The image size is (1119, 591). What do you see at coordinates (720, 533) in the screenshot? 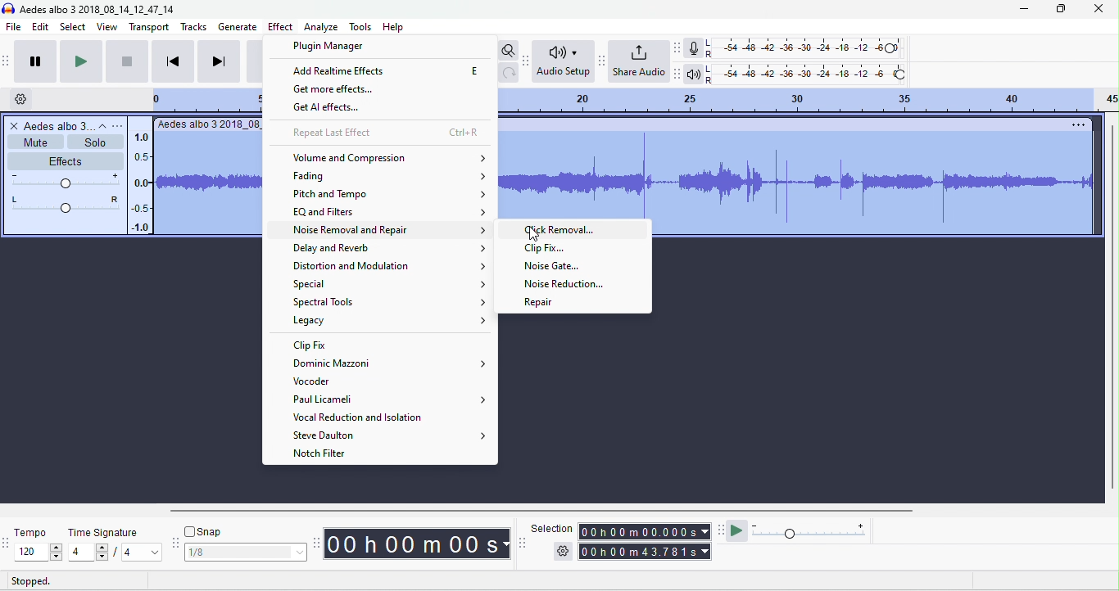
I see `play at speed tool bra` at bounding box center [720, 533].